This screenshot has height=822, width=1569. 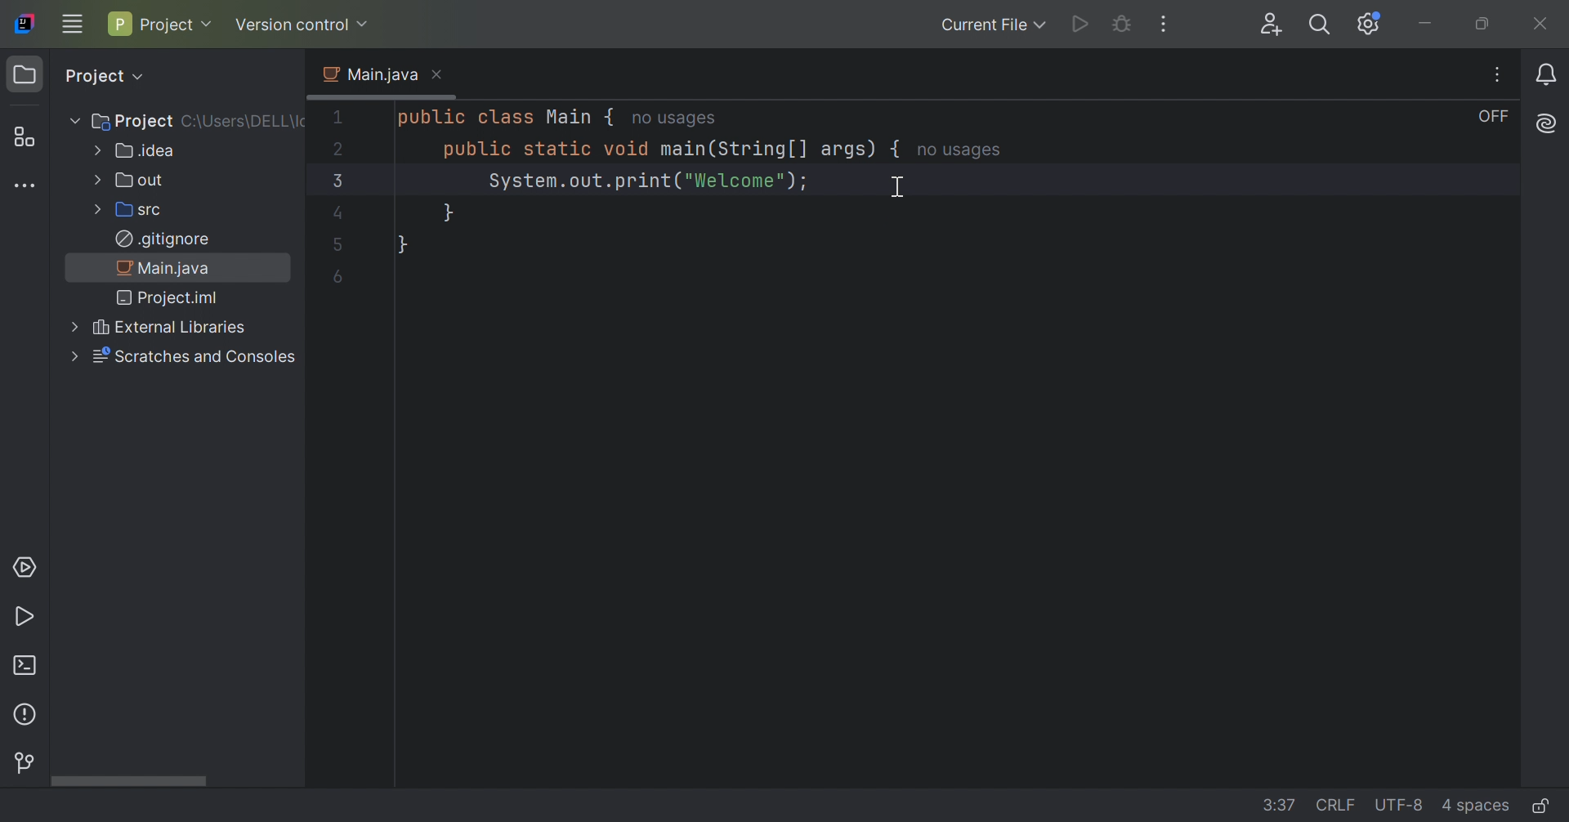 I want to click on Make file read-only, so click(x=1540, y=807).